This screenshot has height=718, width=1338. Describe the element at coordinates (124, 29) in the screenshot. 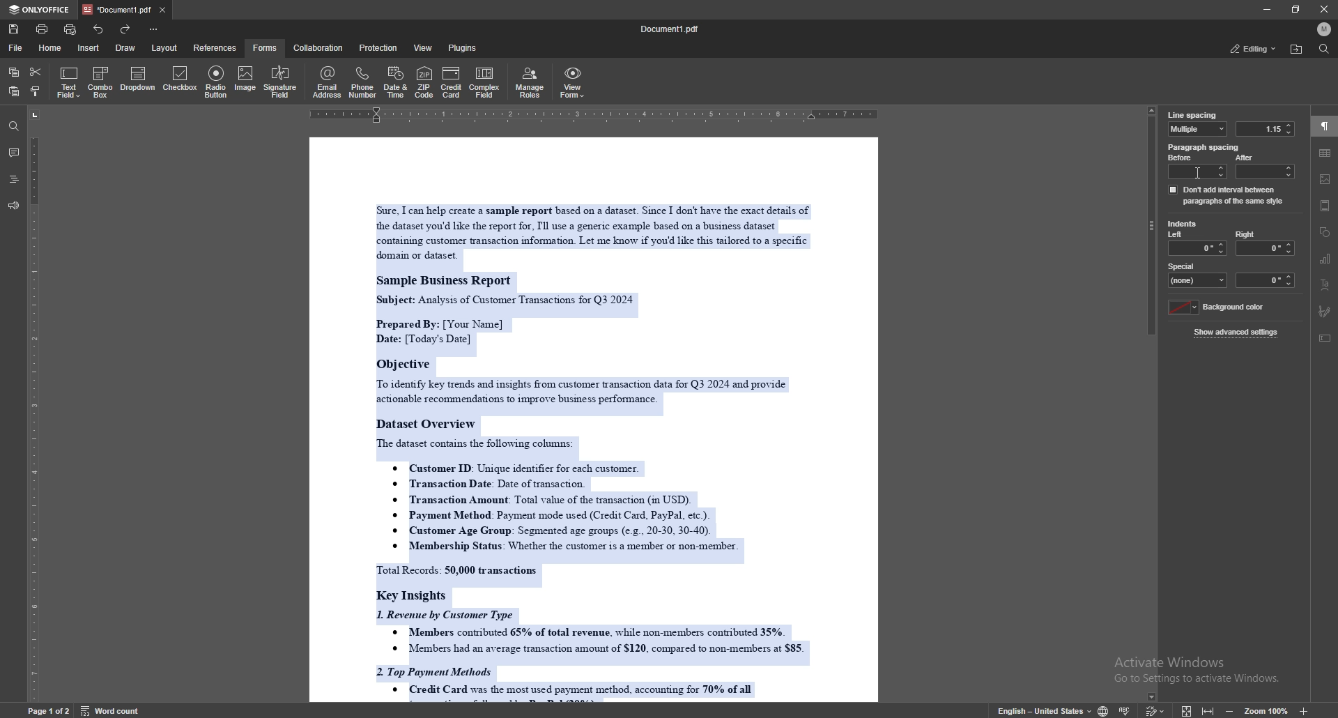

I see `redo` at that location.